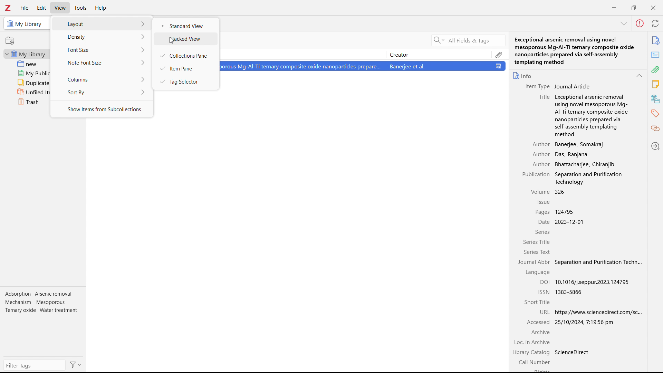 Image resolution: width=663 pixels, height=373 pixels. I want to click on Archive, so click(540, 332).